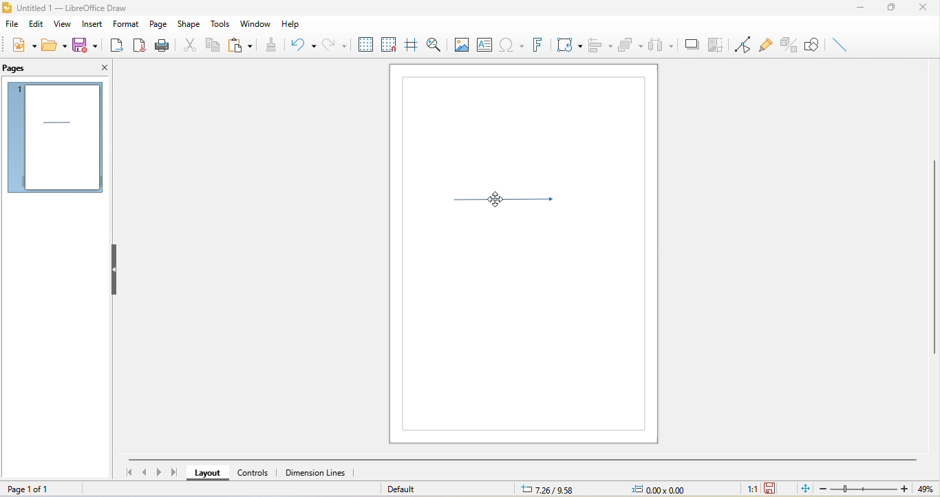 This screenshot has width=940, height=497. What do you see at coordinates (65, 8) in the screenshot?
I see `title` at bounding box center [65, 8].